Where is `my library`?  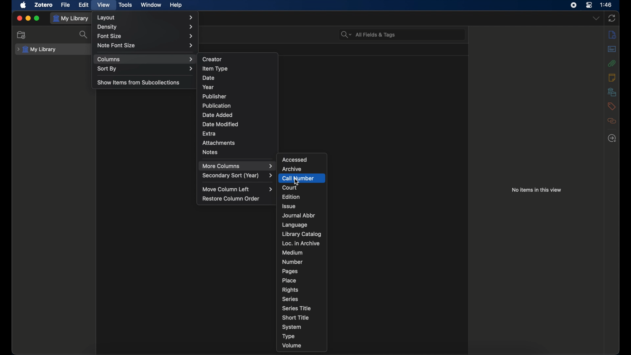 my library is located at coordinates (72, 18).